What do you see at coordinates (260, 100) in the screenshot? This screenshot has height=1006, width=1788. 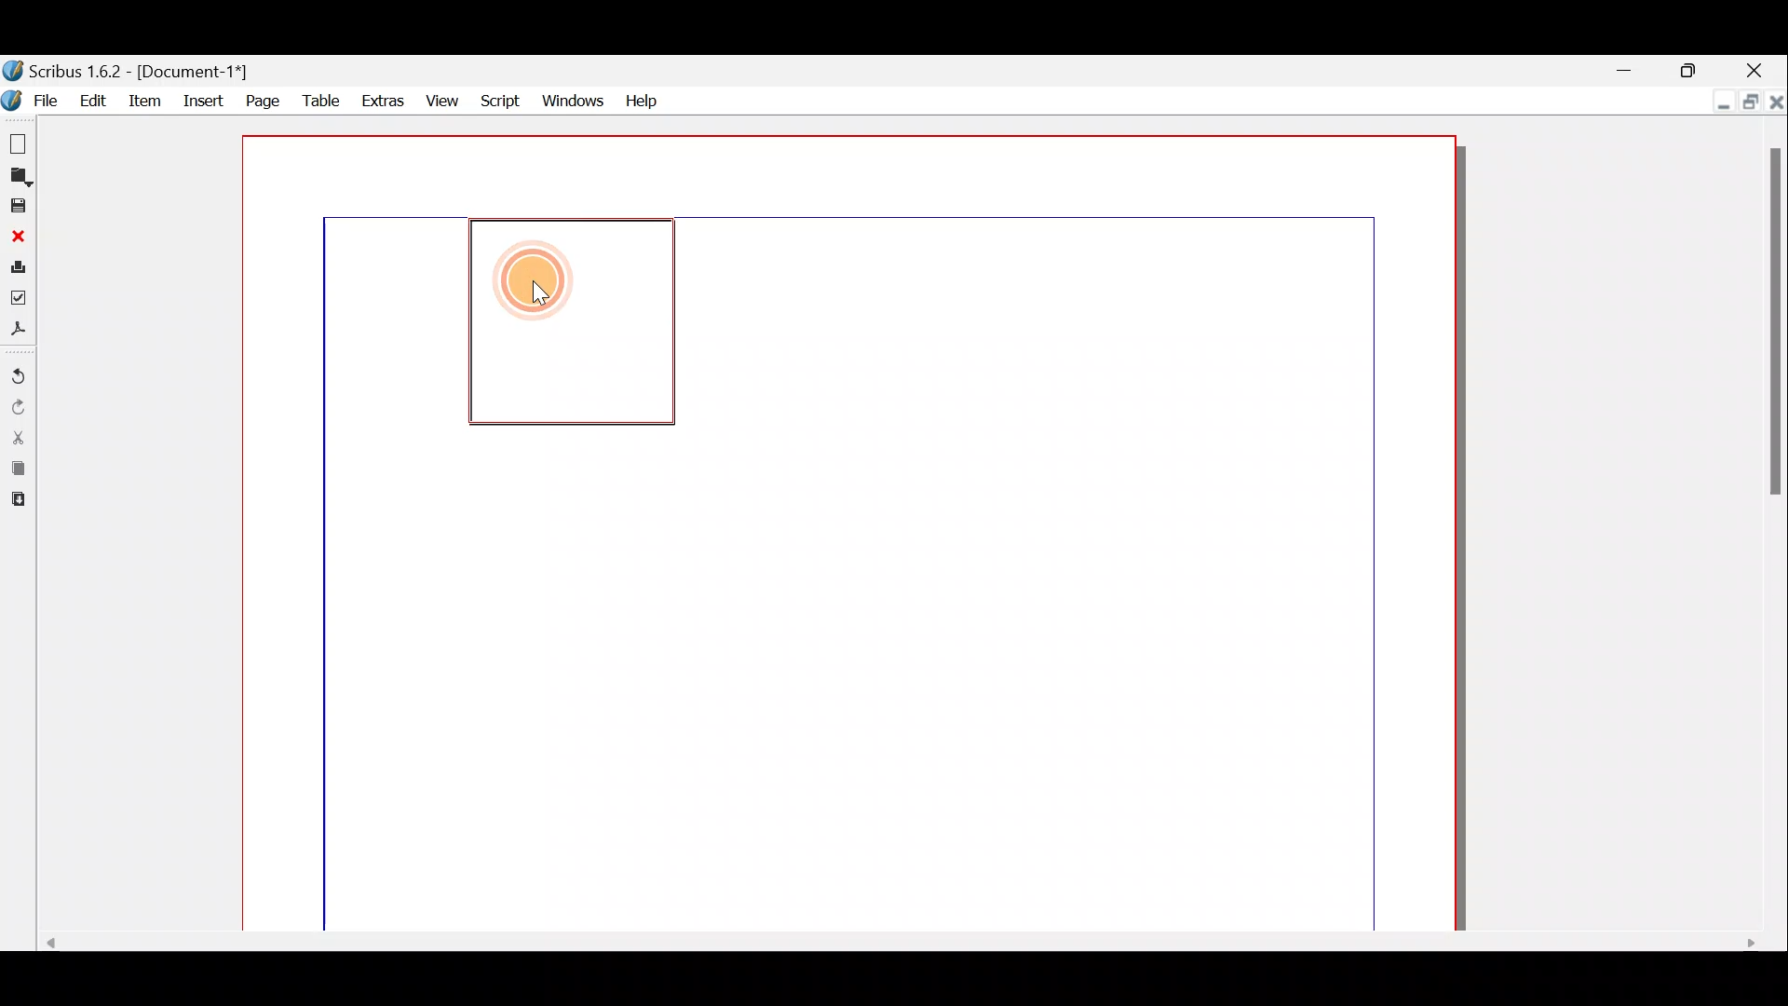 I see `Page` at bounding box center [260, 100].